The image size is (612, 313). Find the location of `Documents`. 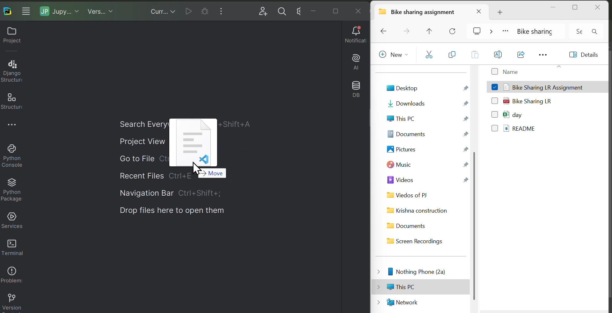

Documents is located at coordinates (427, 132).